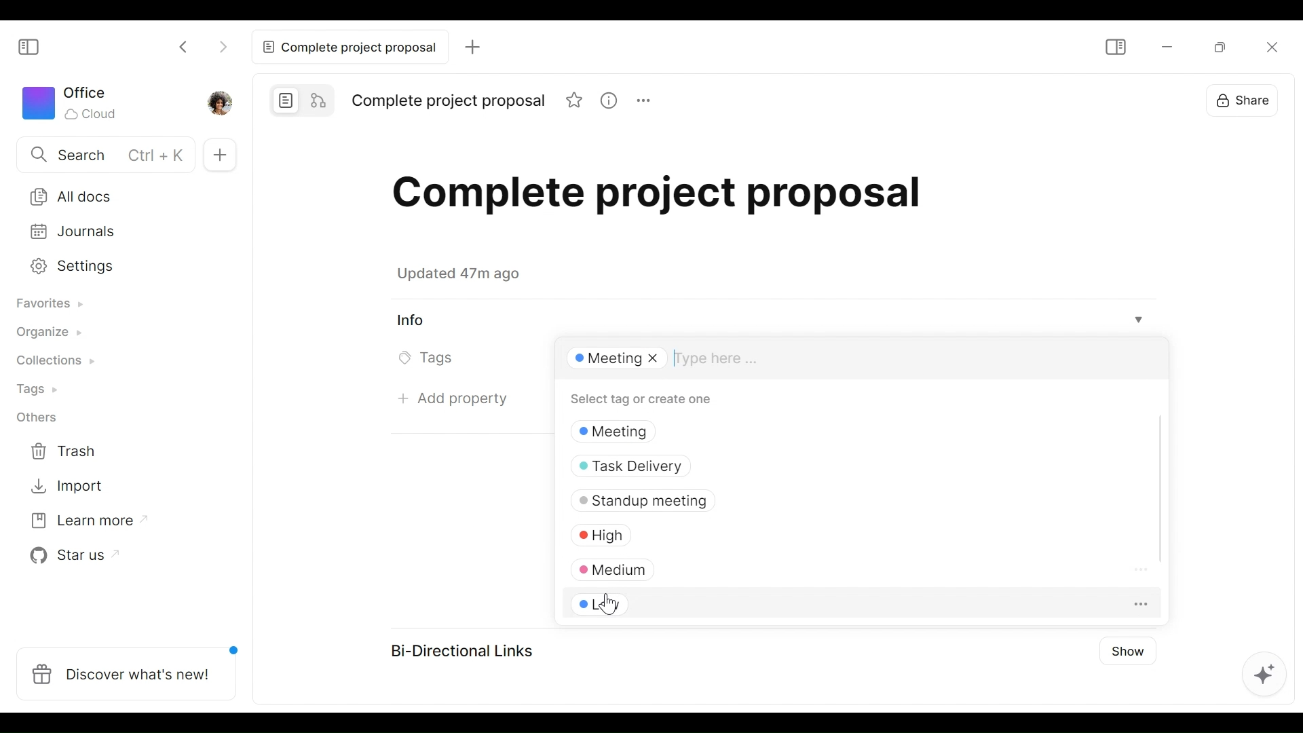 This screenshot has height=733, width=1303. What do you see at coordinates (613, 360) in the screenshot?
I see `Meeting` at bounding box center [613, 360].